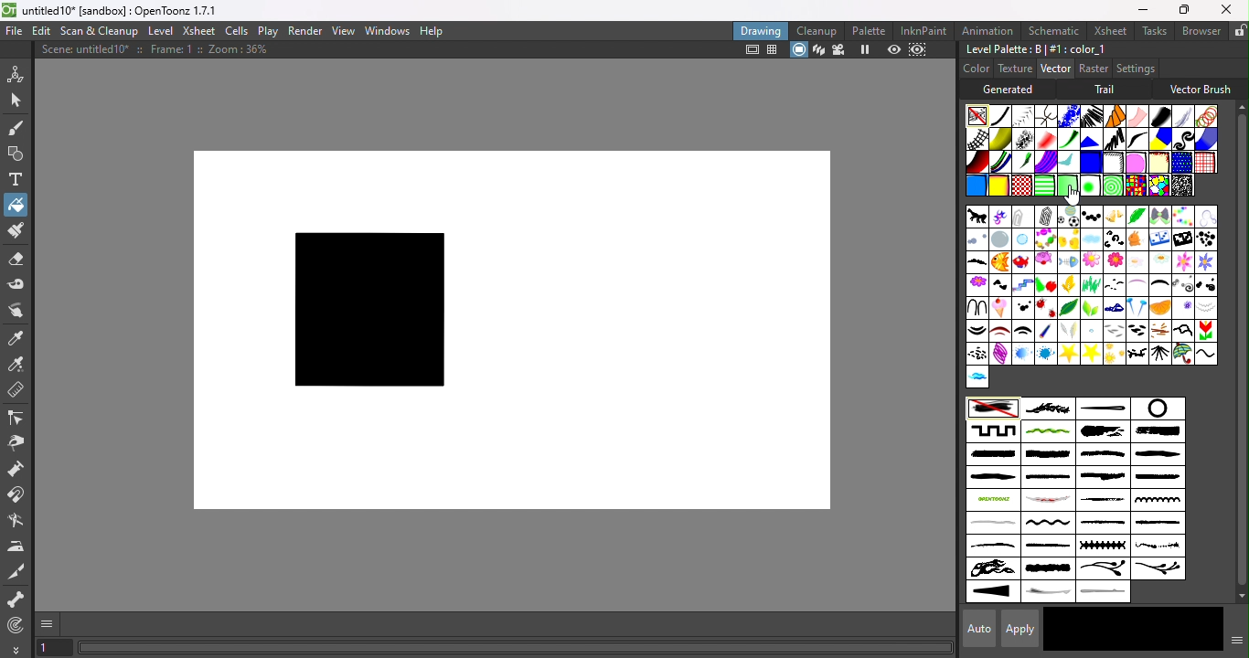 The image size is (1249, 658). I want to click on Spring, so click(999, 354).